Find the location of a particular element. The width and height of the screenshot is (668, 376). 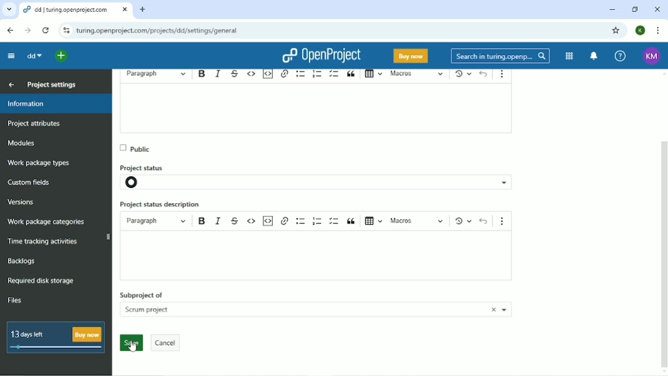

hyperlink is located at coordinates (286, 74).